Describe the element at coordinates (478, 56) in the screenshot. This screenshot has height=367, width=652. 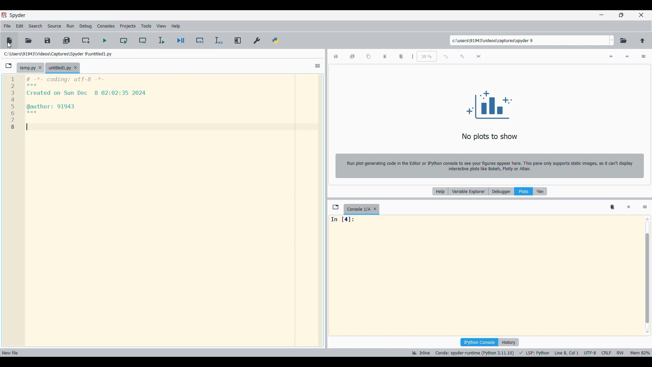
I see `Fit plot to the pane size` at that location.